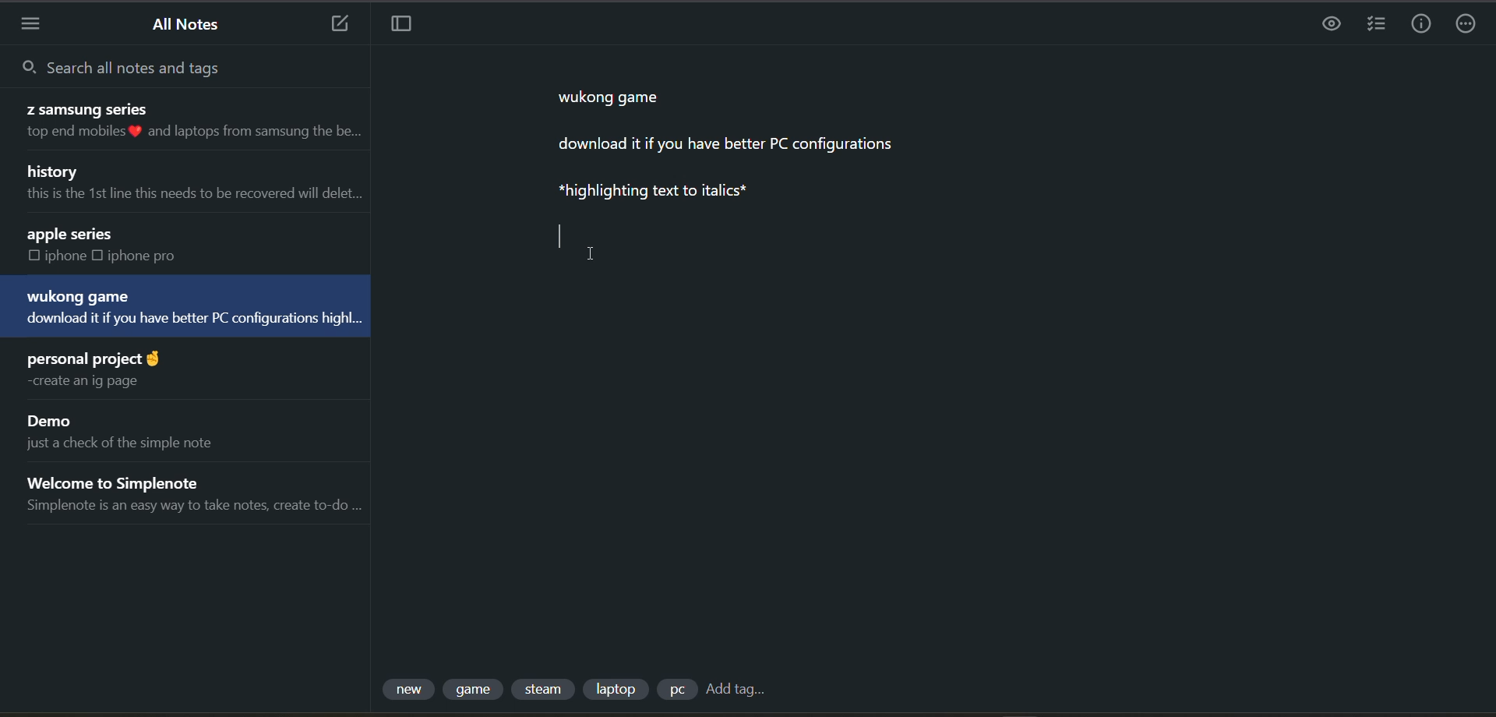 The image size is (1496, 717). Describe the element at coordinates (1377, 26) in the screenshot. I see `insert checklist` at that location.